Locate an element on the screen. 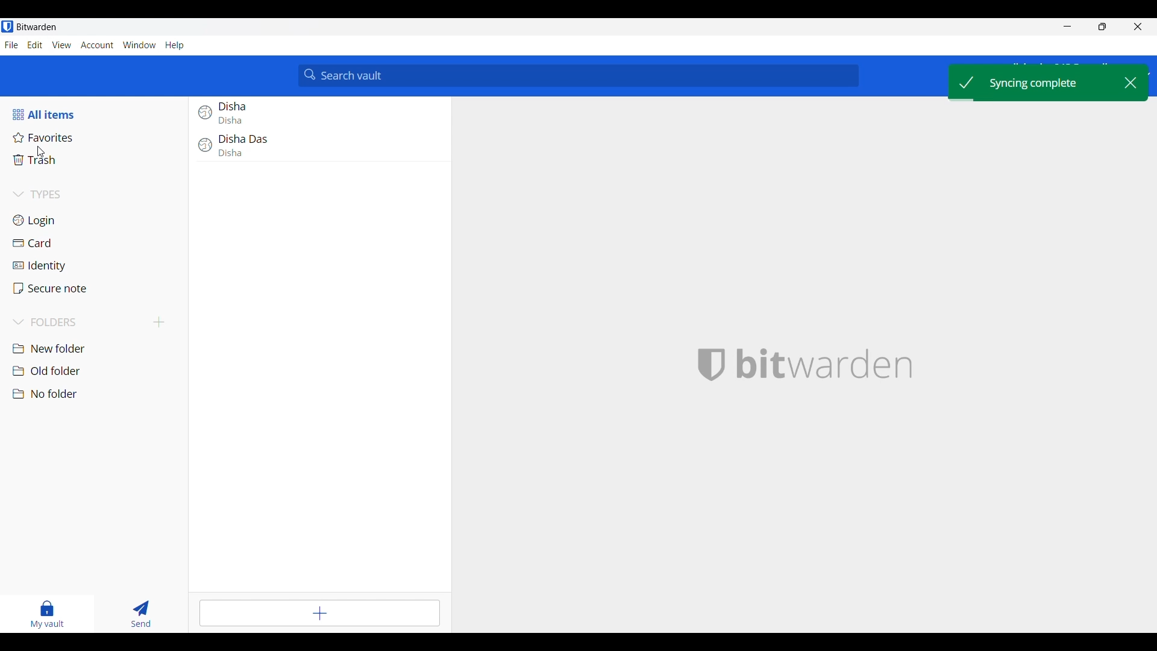 Image resolution: width=1157 pixels, height=651 pixels. Add new folder is located at coordinates (160, 322).